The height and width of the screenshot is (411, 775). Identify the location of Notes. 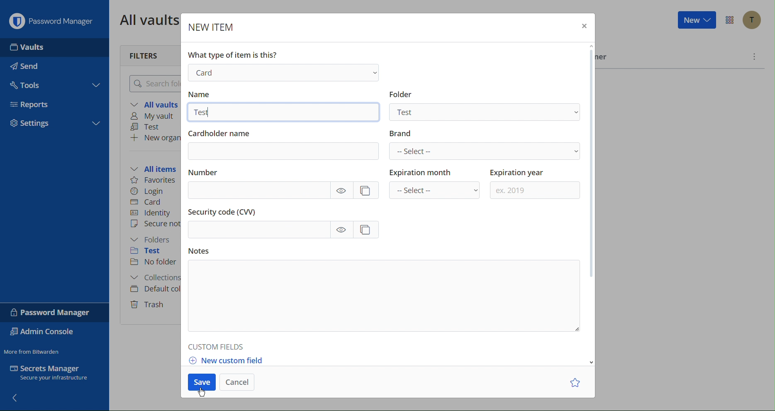
(383, 298).